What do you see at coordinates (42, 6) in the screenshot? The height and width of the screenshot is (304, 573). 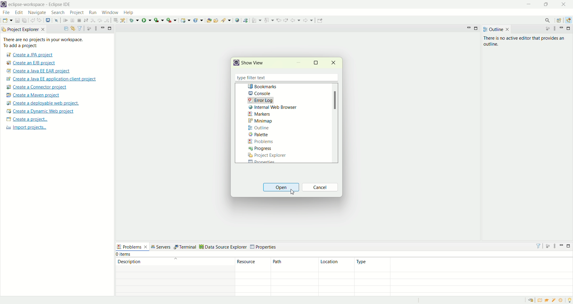 I see `eclipse-workspace-Eclipse-IDE` at bounding box center [42, 6].